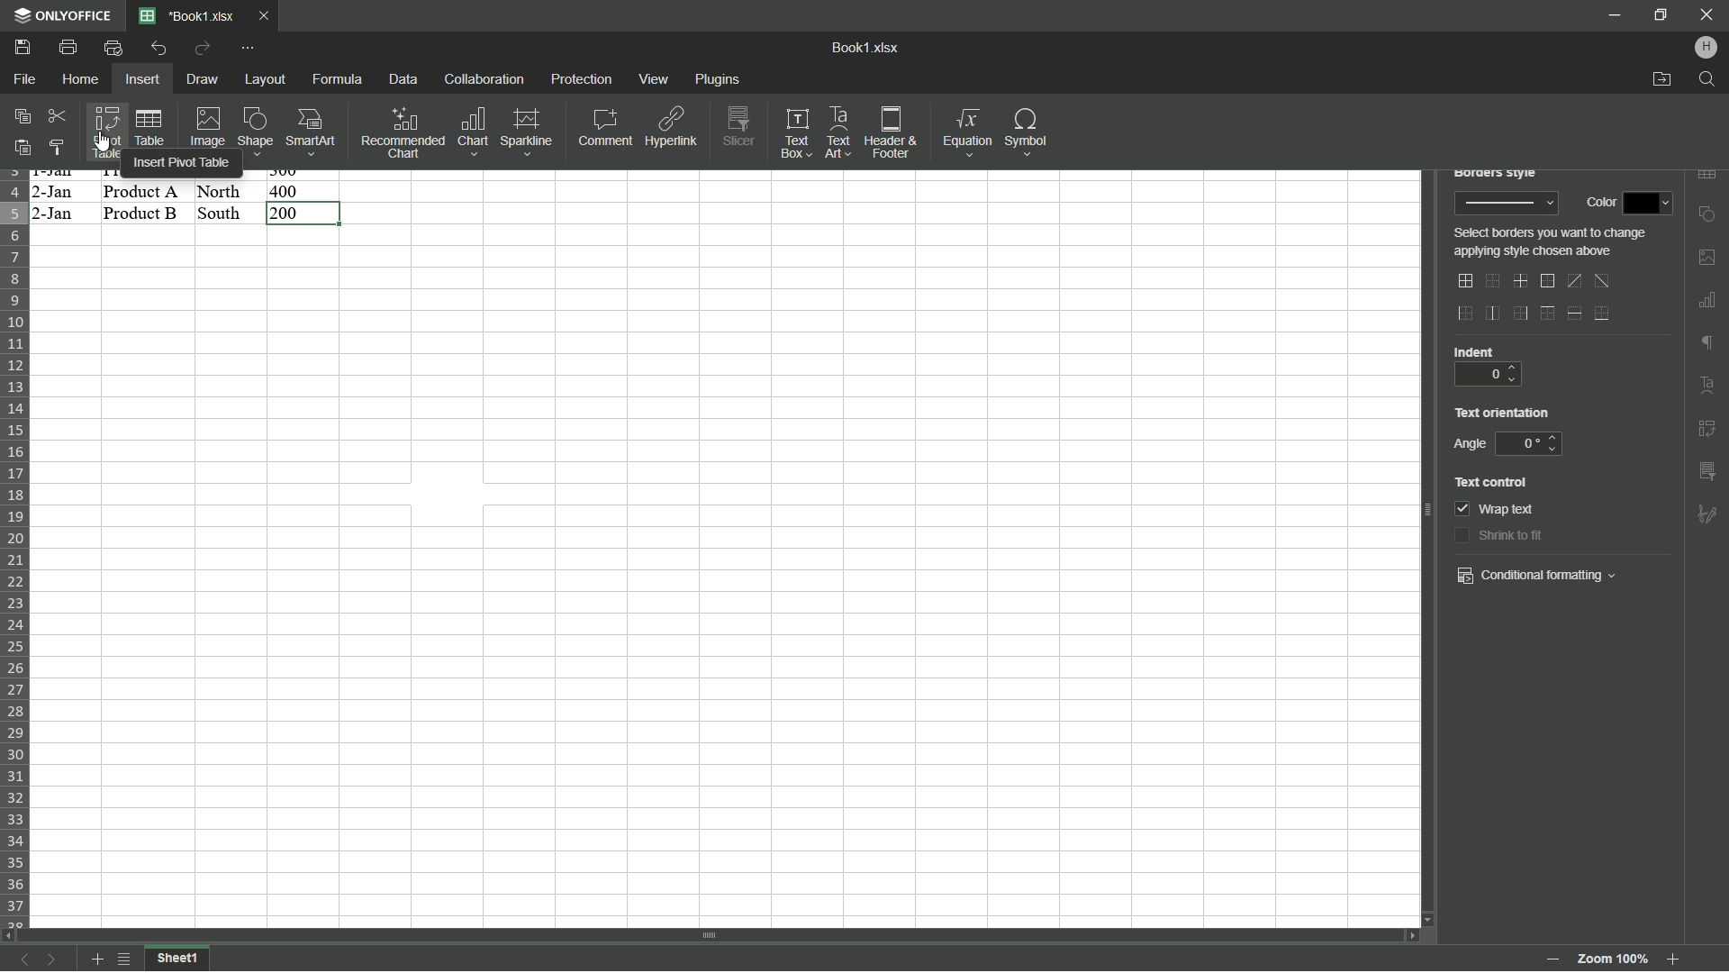 Image resolution: width=1729 pixels, height=973 pixels. I want to click on app name, so click(62, 17).